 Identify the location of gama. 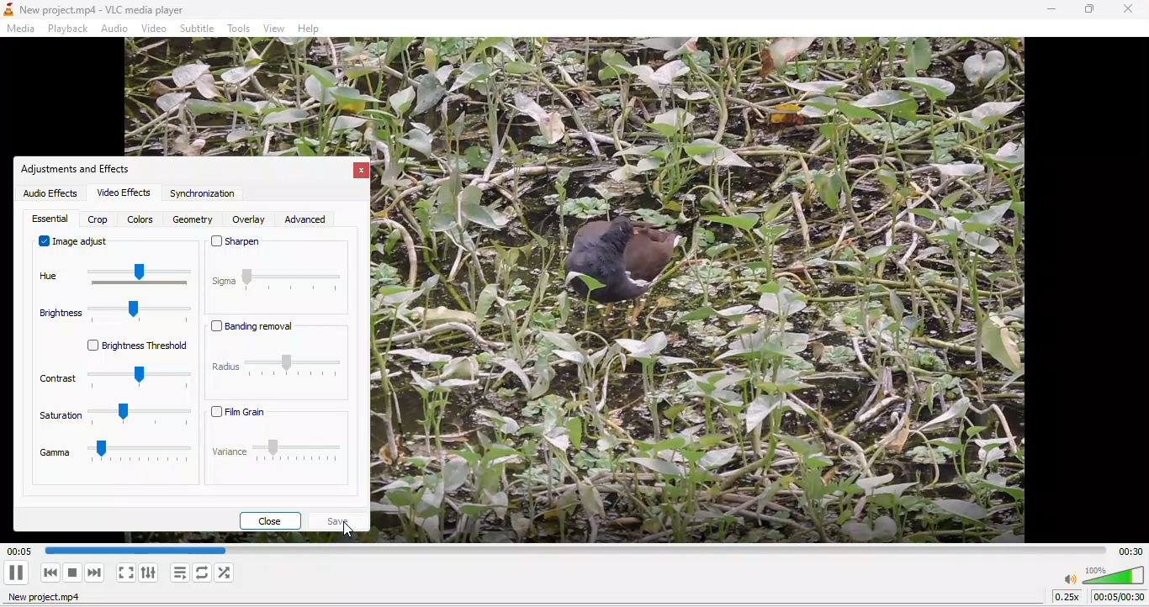
(113, 459).